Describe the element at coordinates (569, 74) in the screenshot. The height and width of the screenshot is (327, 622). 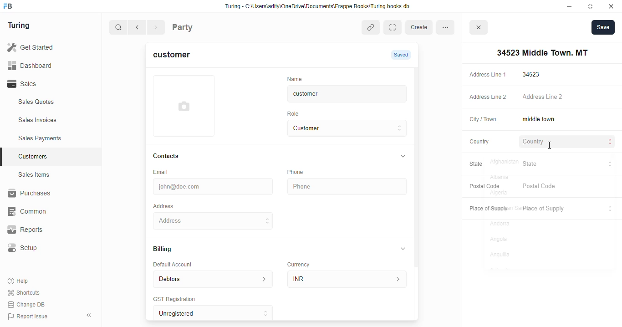
I see `34523` at that location.